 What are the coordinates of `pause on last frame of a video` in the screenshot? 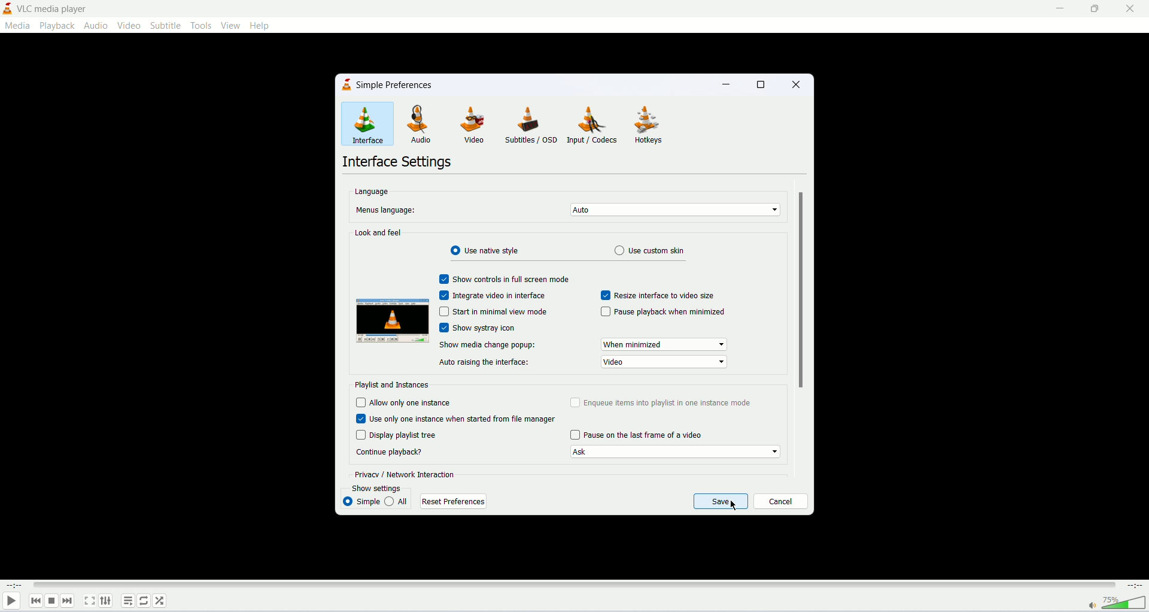 It's located at (636, 435).